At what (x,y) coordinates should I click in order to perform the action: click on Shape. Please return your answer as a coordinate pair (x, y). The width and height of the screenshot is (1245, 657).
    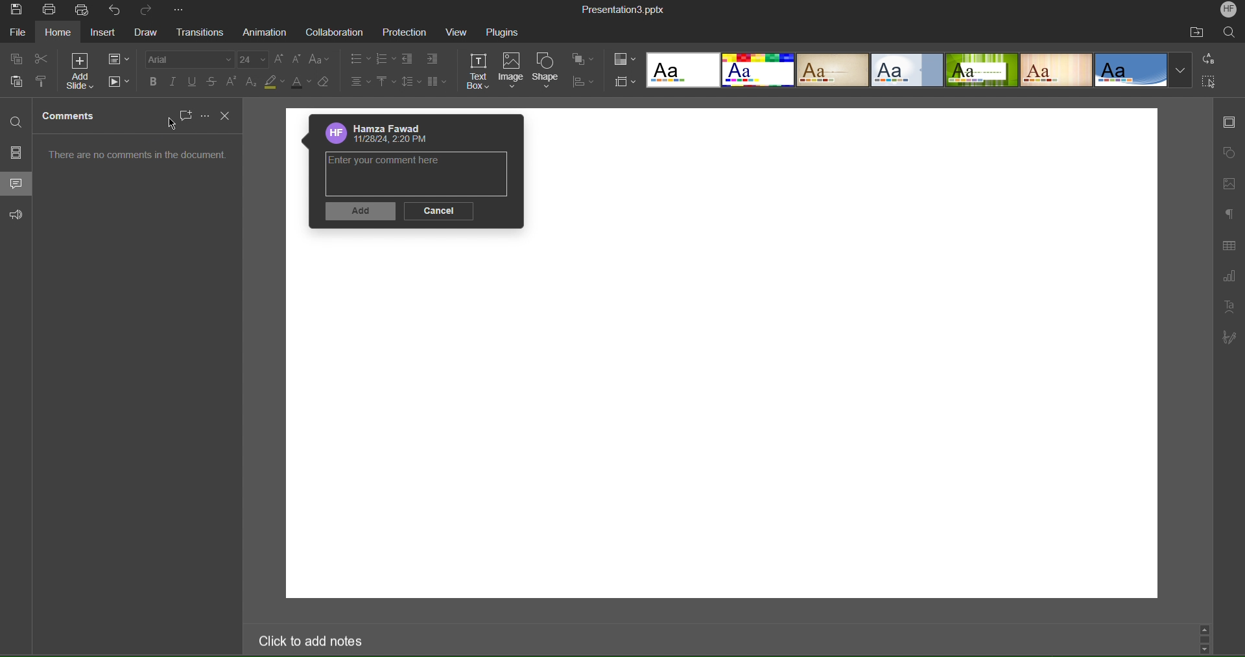
    Looking at the image, I should click on (549, 71).